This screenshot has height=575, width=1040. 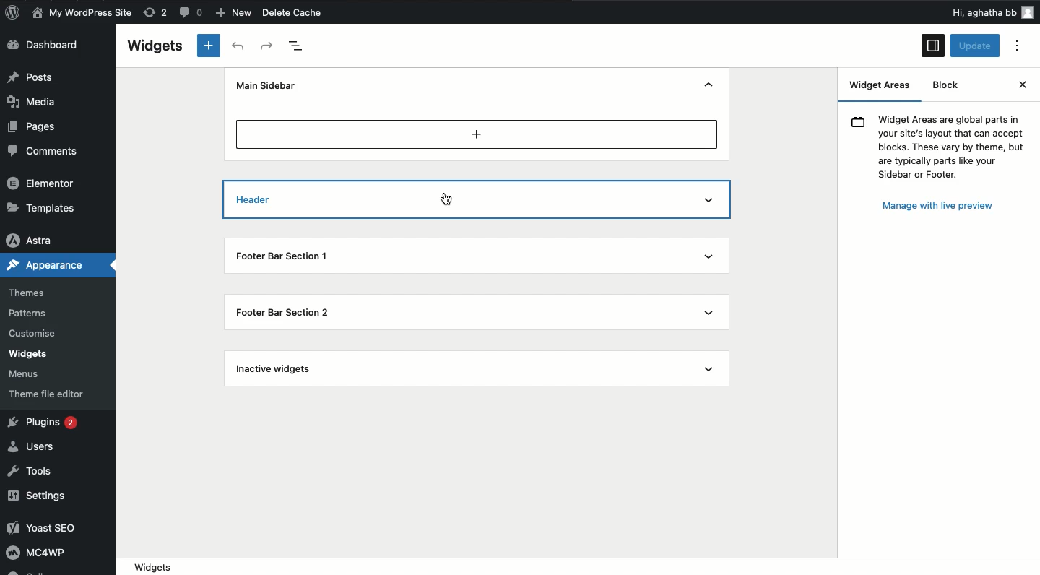 I want to click on Main sidebar, so click(x=269, y=85).